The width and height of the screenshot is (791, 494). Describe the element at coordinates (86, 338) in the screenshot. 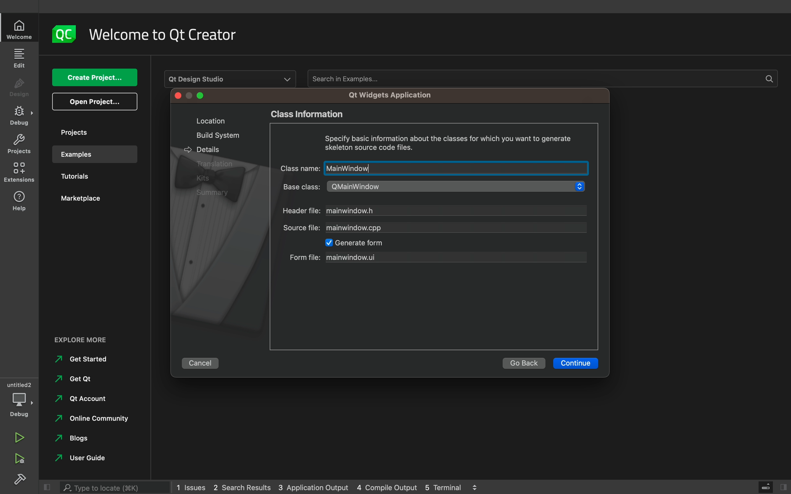

I see `explore more` at that location.